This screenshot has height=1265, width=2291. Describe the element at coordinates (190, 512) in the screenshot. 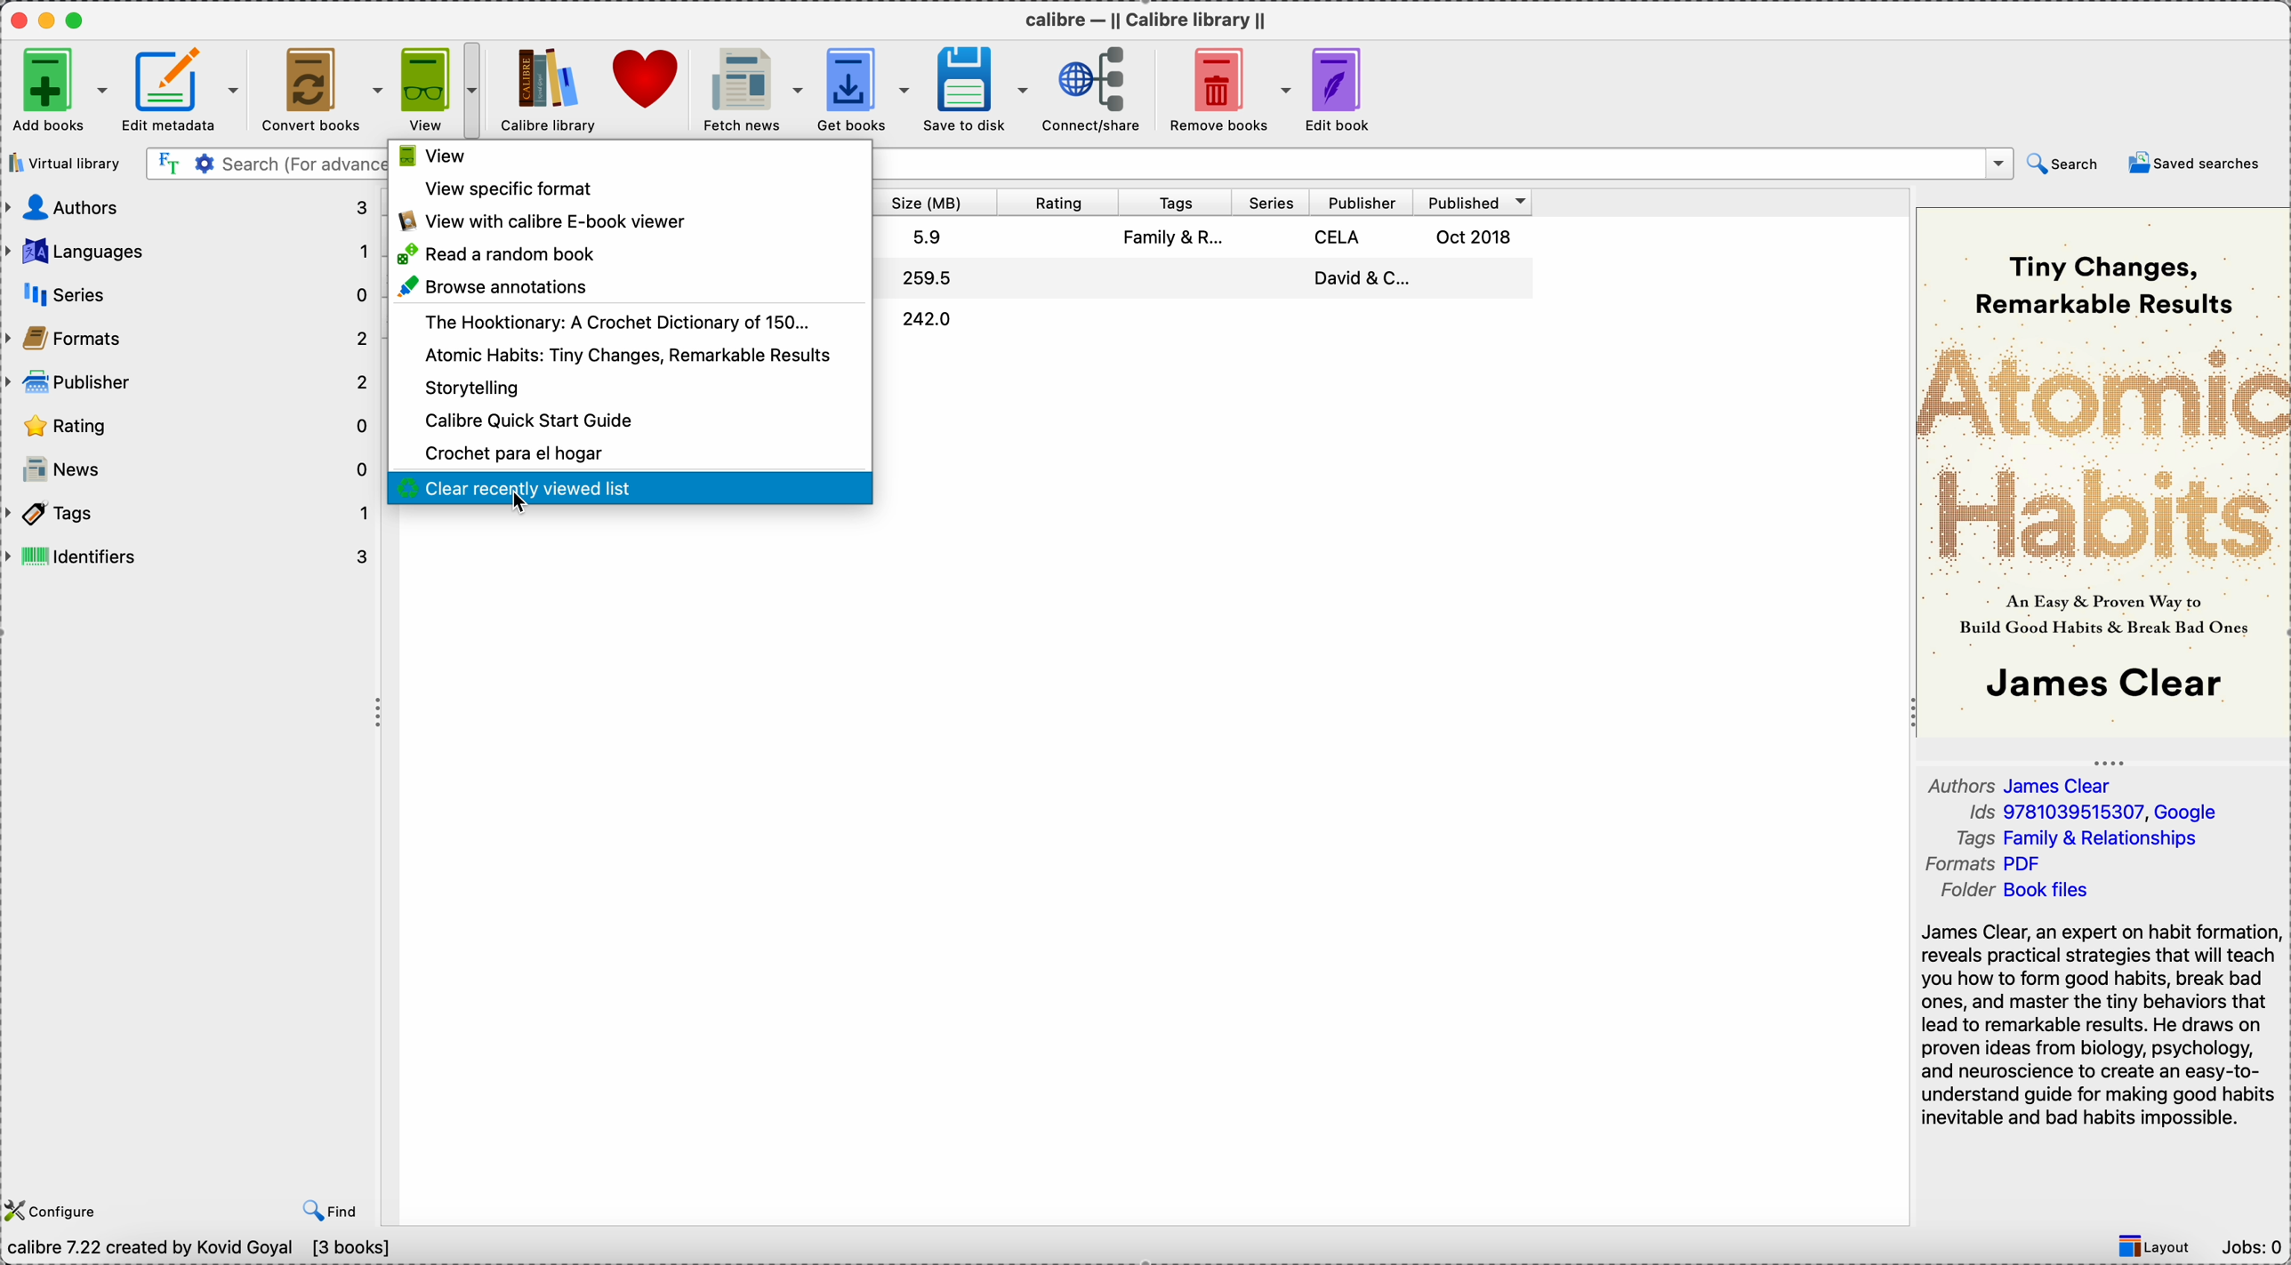

I see `tags` at that location.